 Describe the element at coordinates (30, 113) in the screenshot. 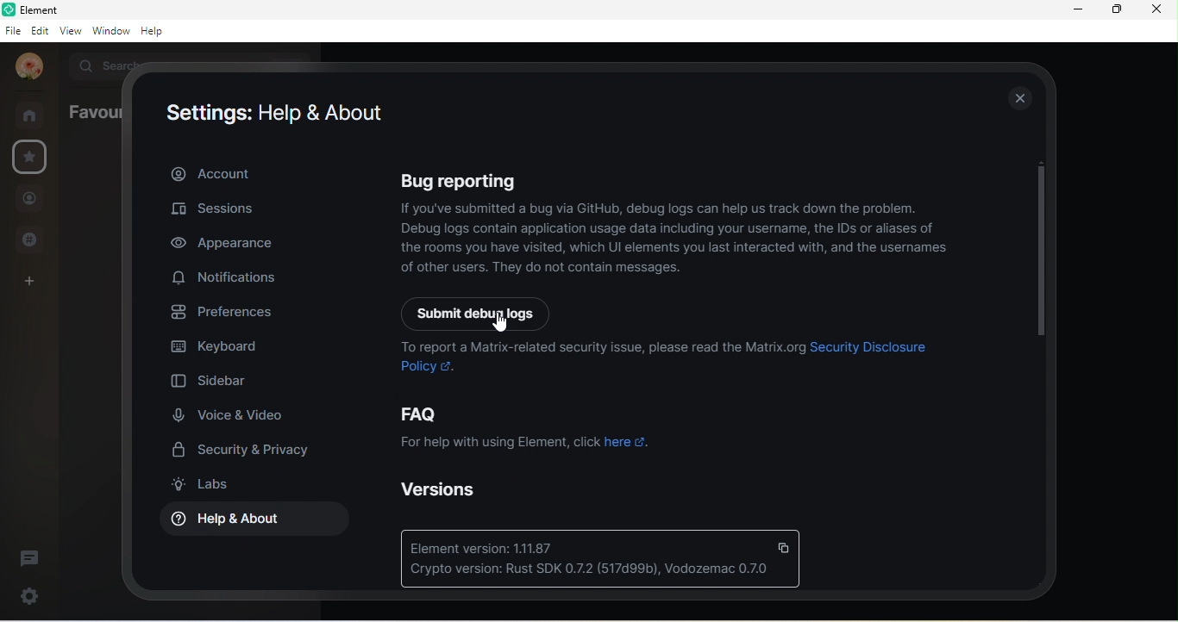

I see `room` at that location.